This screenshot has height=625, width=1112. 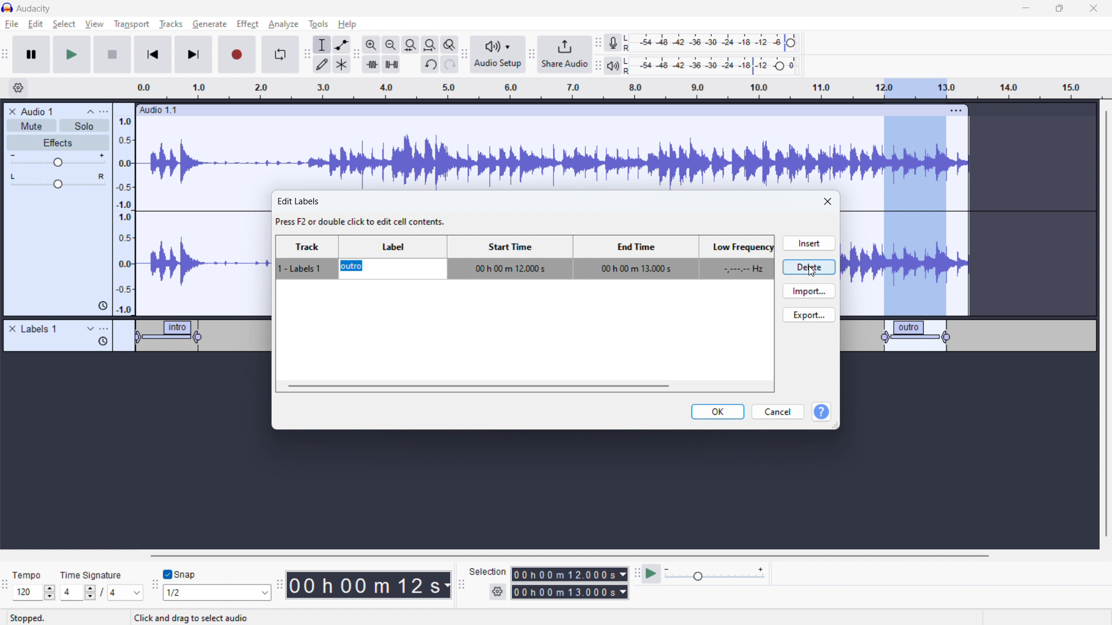 I want to click on timestamp, so click(x=369, y=584).